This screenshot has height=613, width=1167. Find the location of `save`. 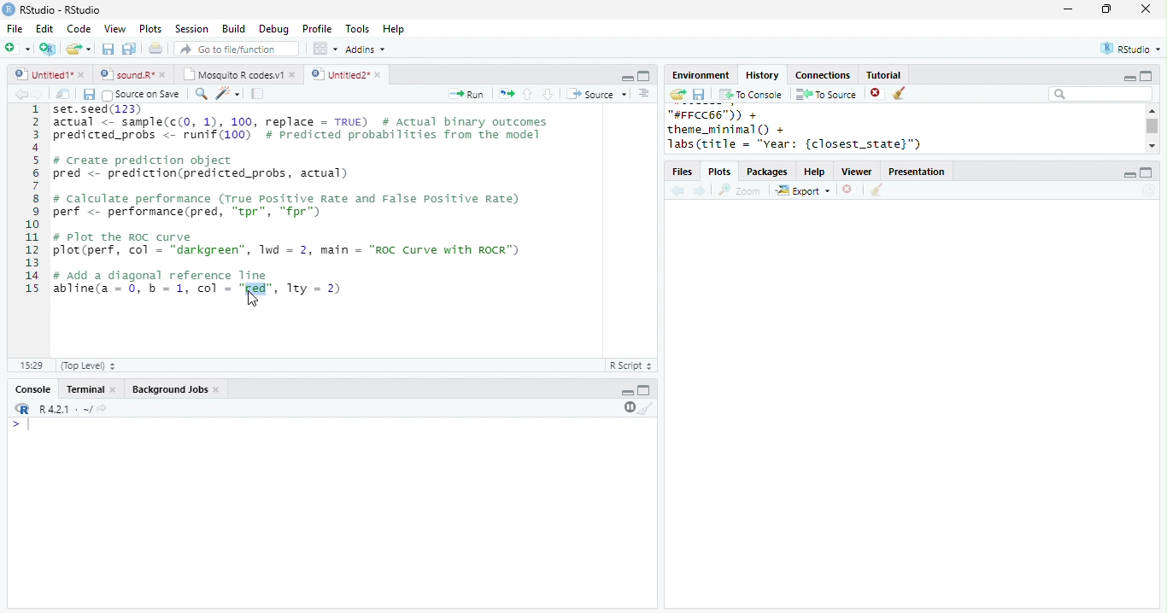

save is located at coordinates (108, 49).